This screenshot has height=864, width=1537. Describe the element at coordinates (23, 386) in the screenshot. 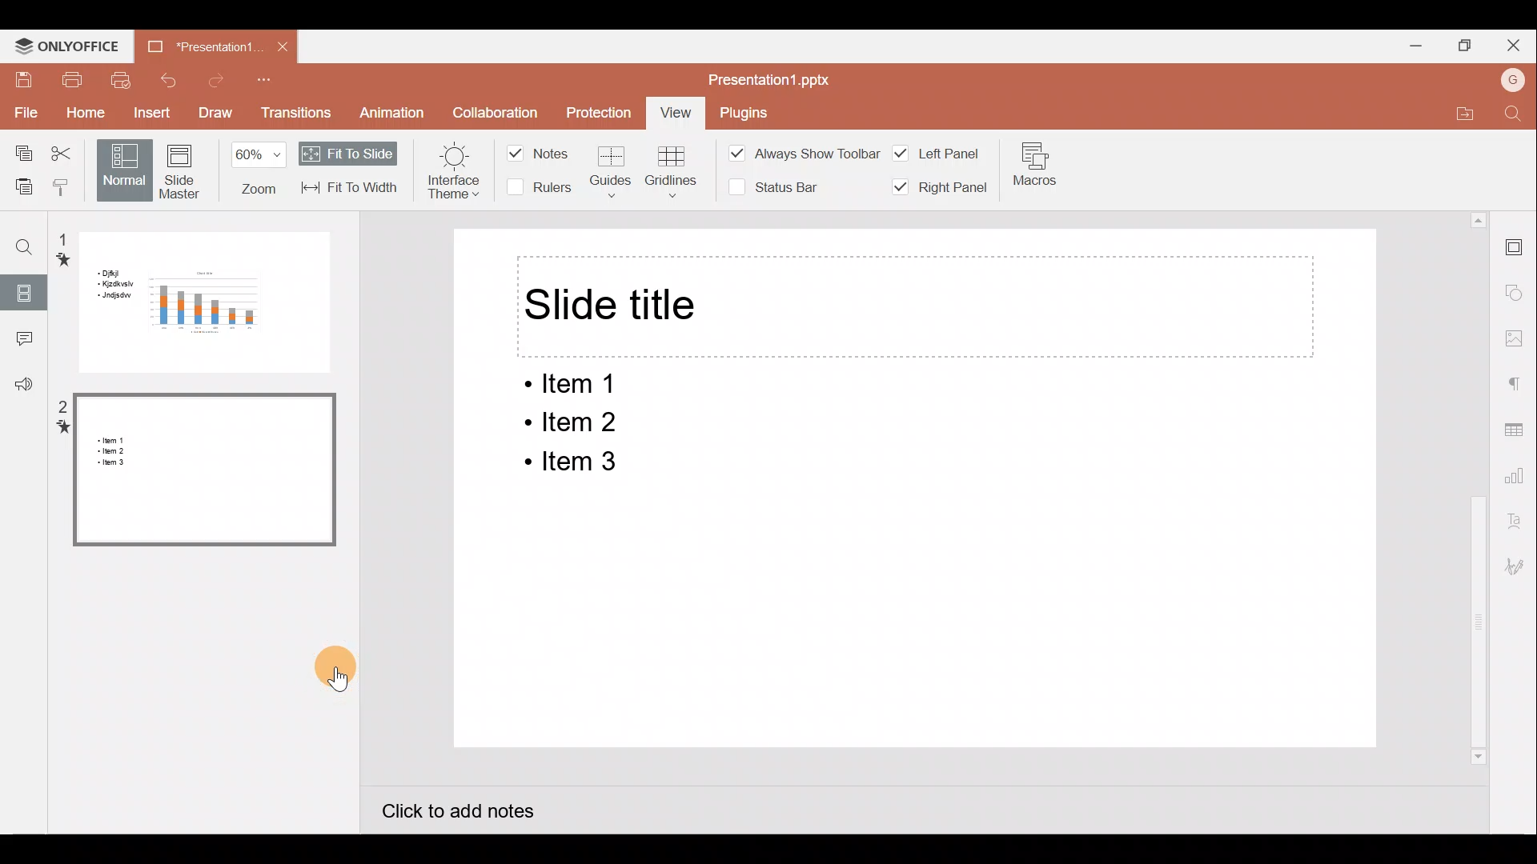

I see `Feedback & support` at that location.